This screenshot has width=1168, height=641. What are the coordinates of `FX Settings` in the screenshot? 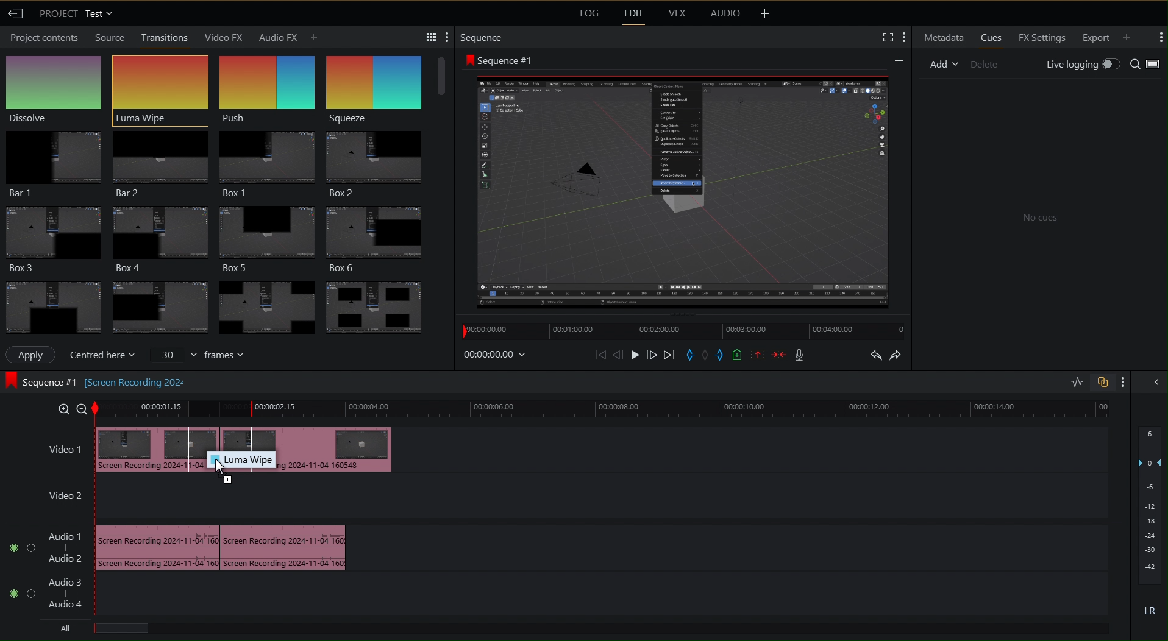 It's located at (1042, 38).